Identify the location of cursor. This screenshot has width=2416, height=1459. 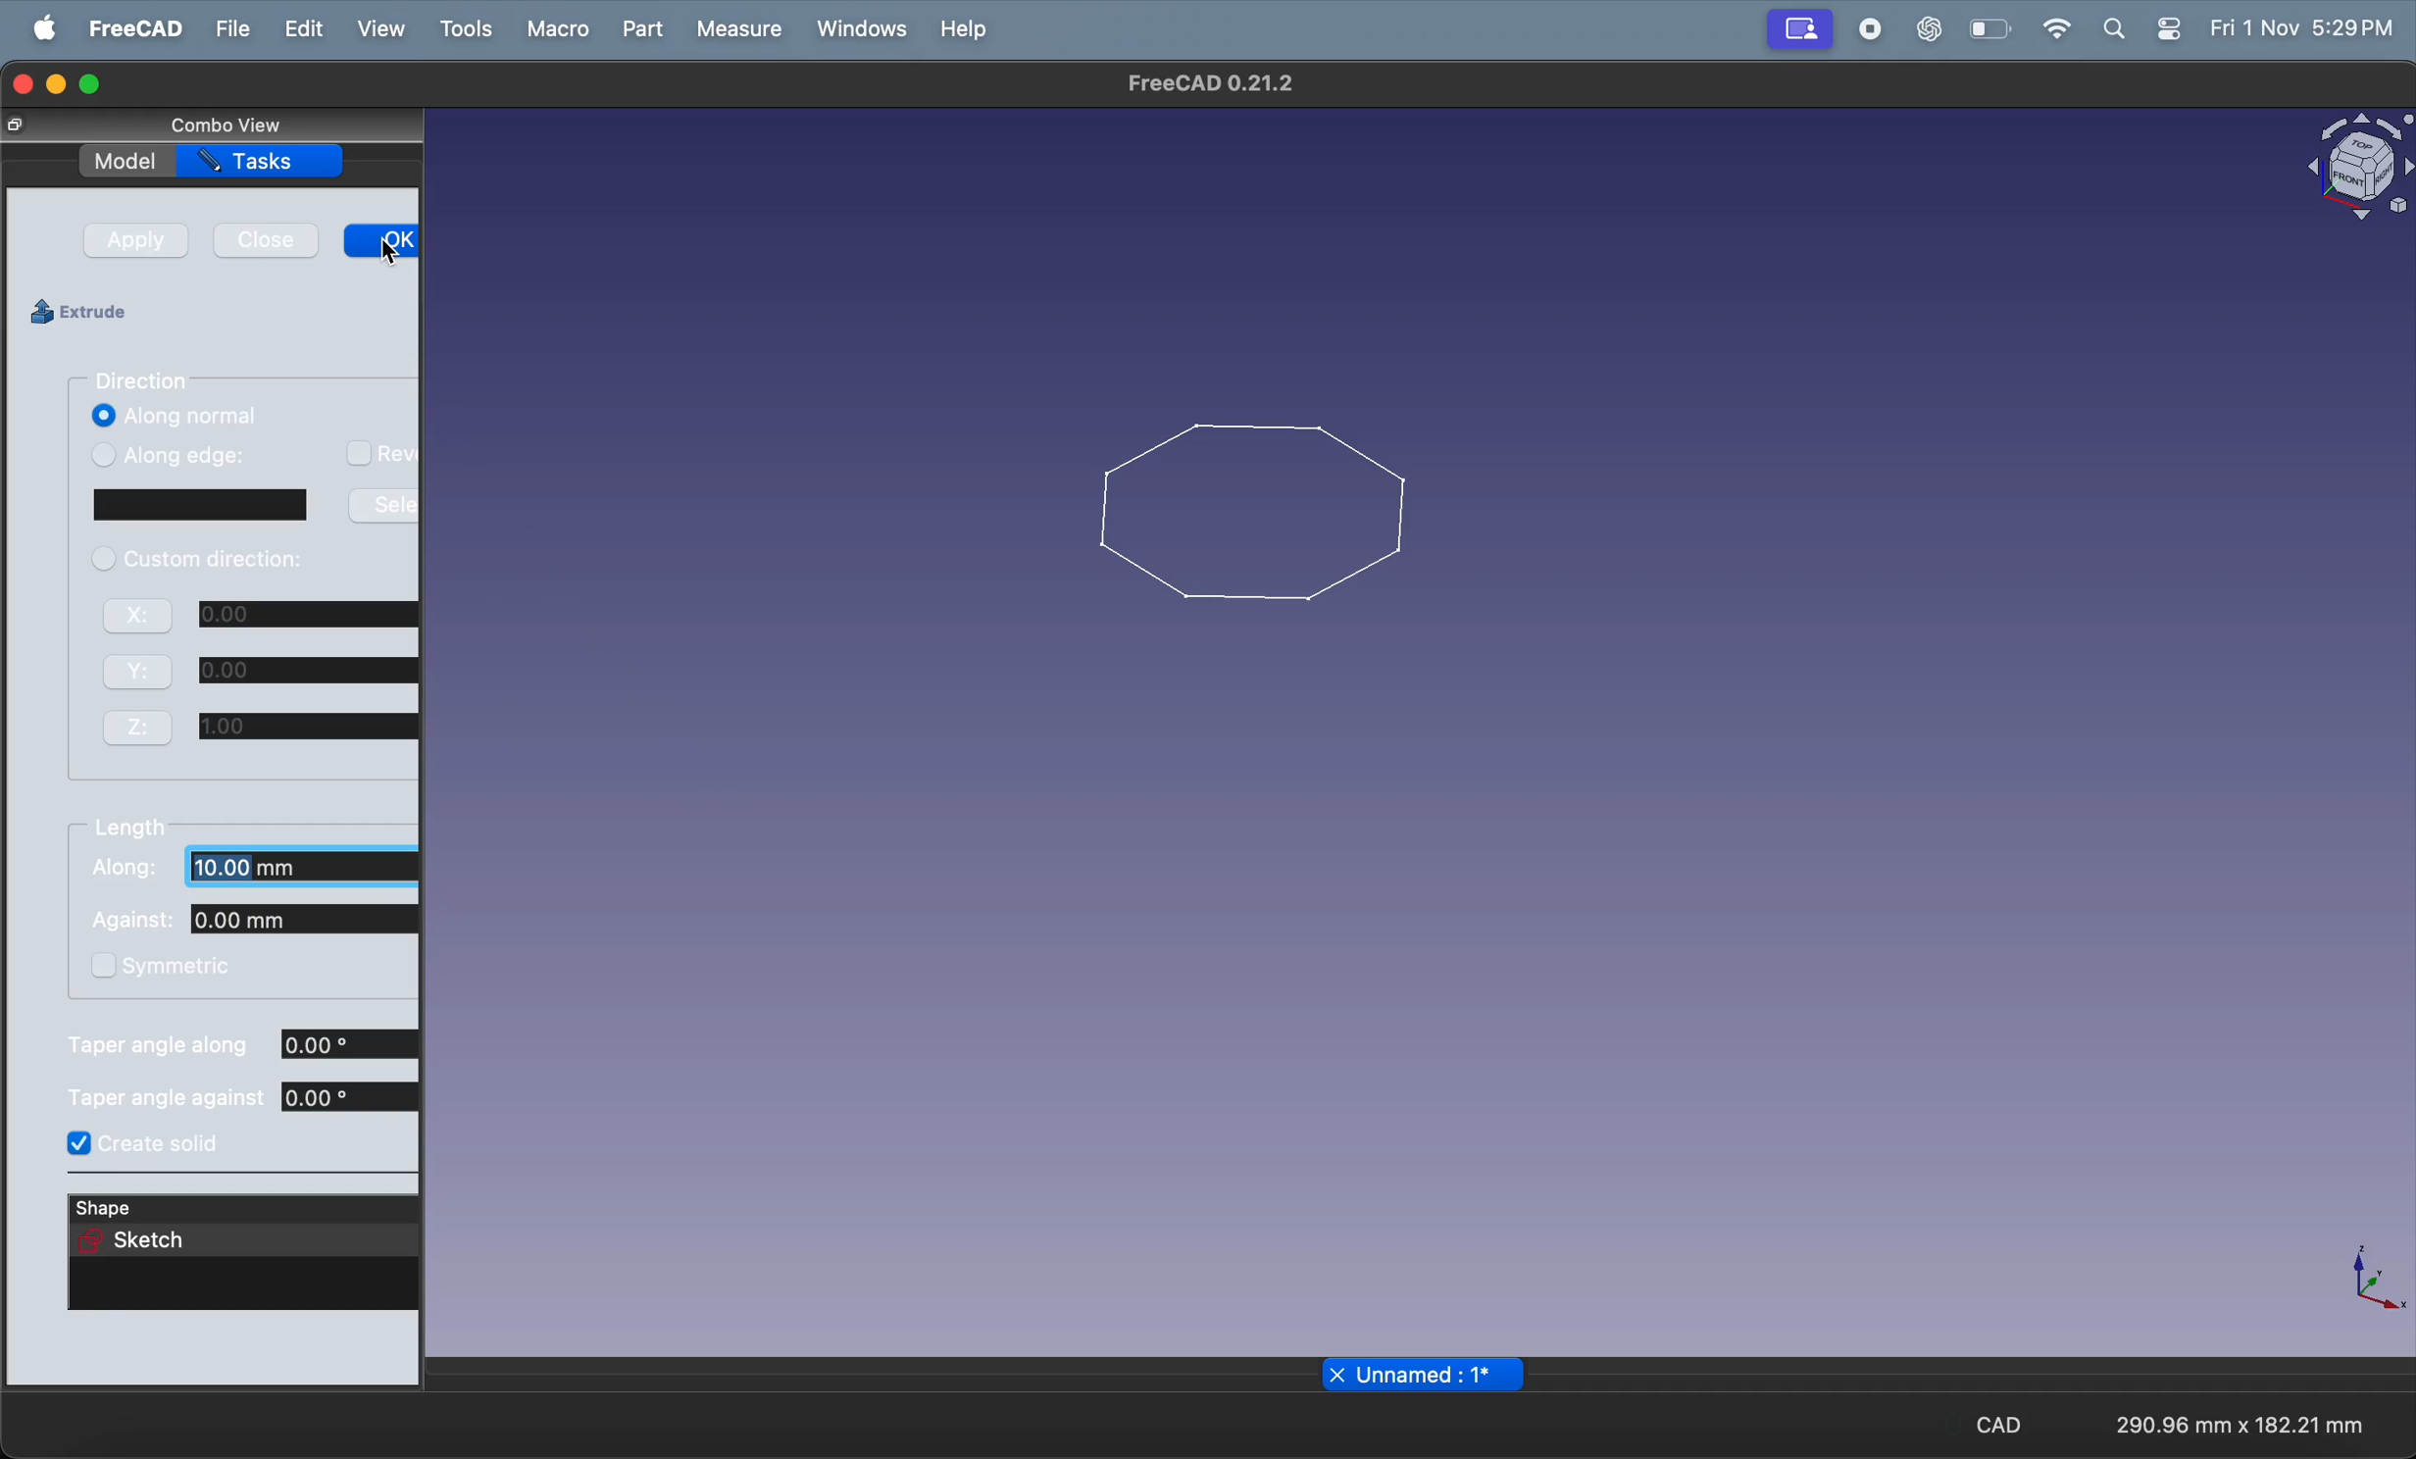
(394, 259).